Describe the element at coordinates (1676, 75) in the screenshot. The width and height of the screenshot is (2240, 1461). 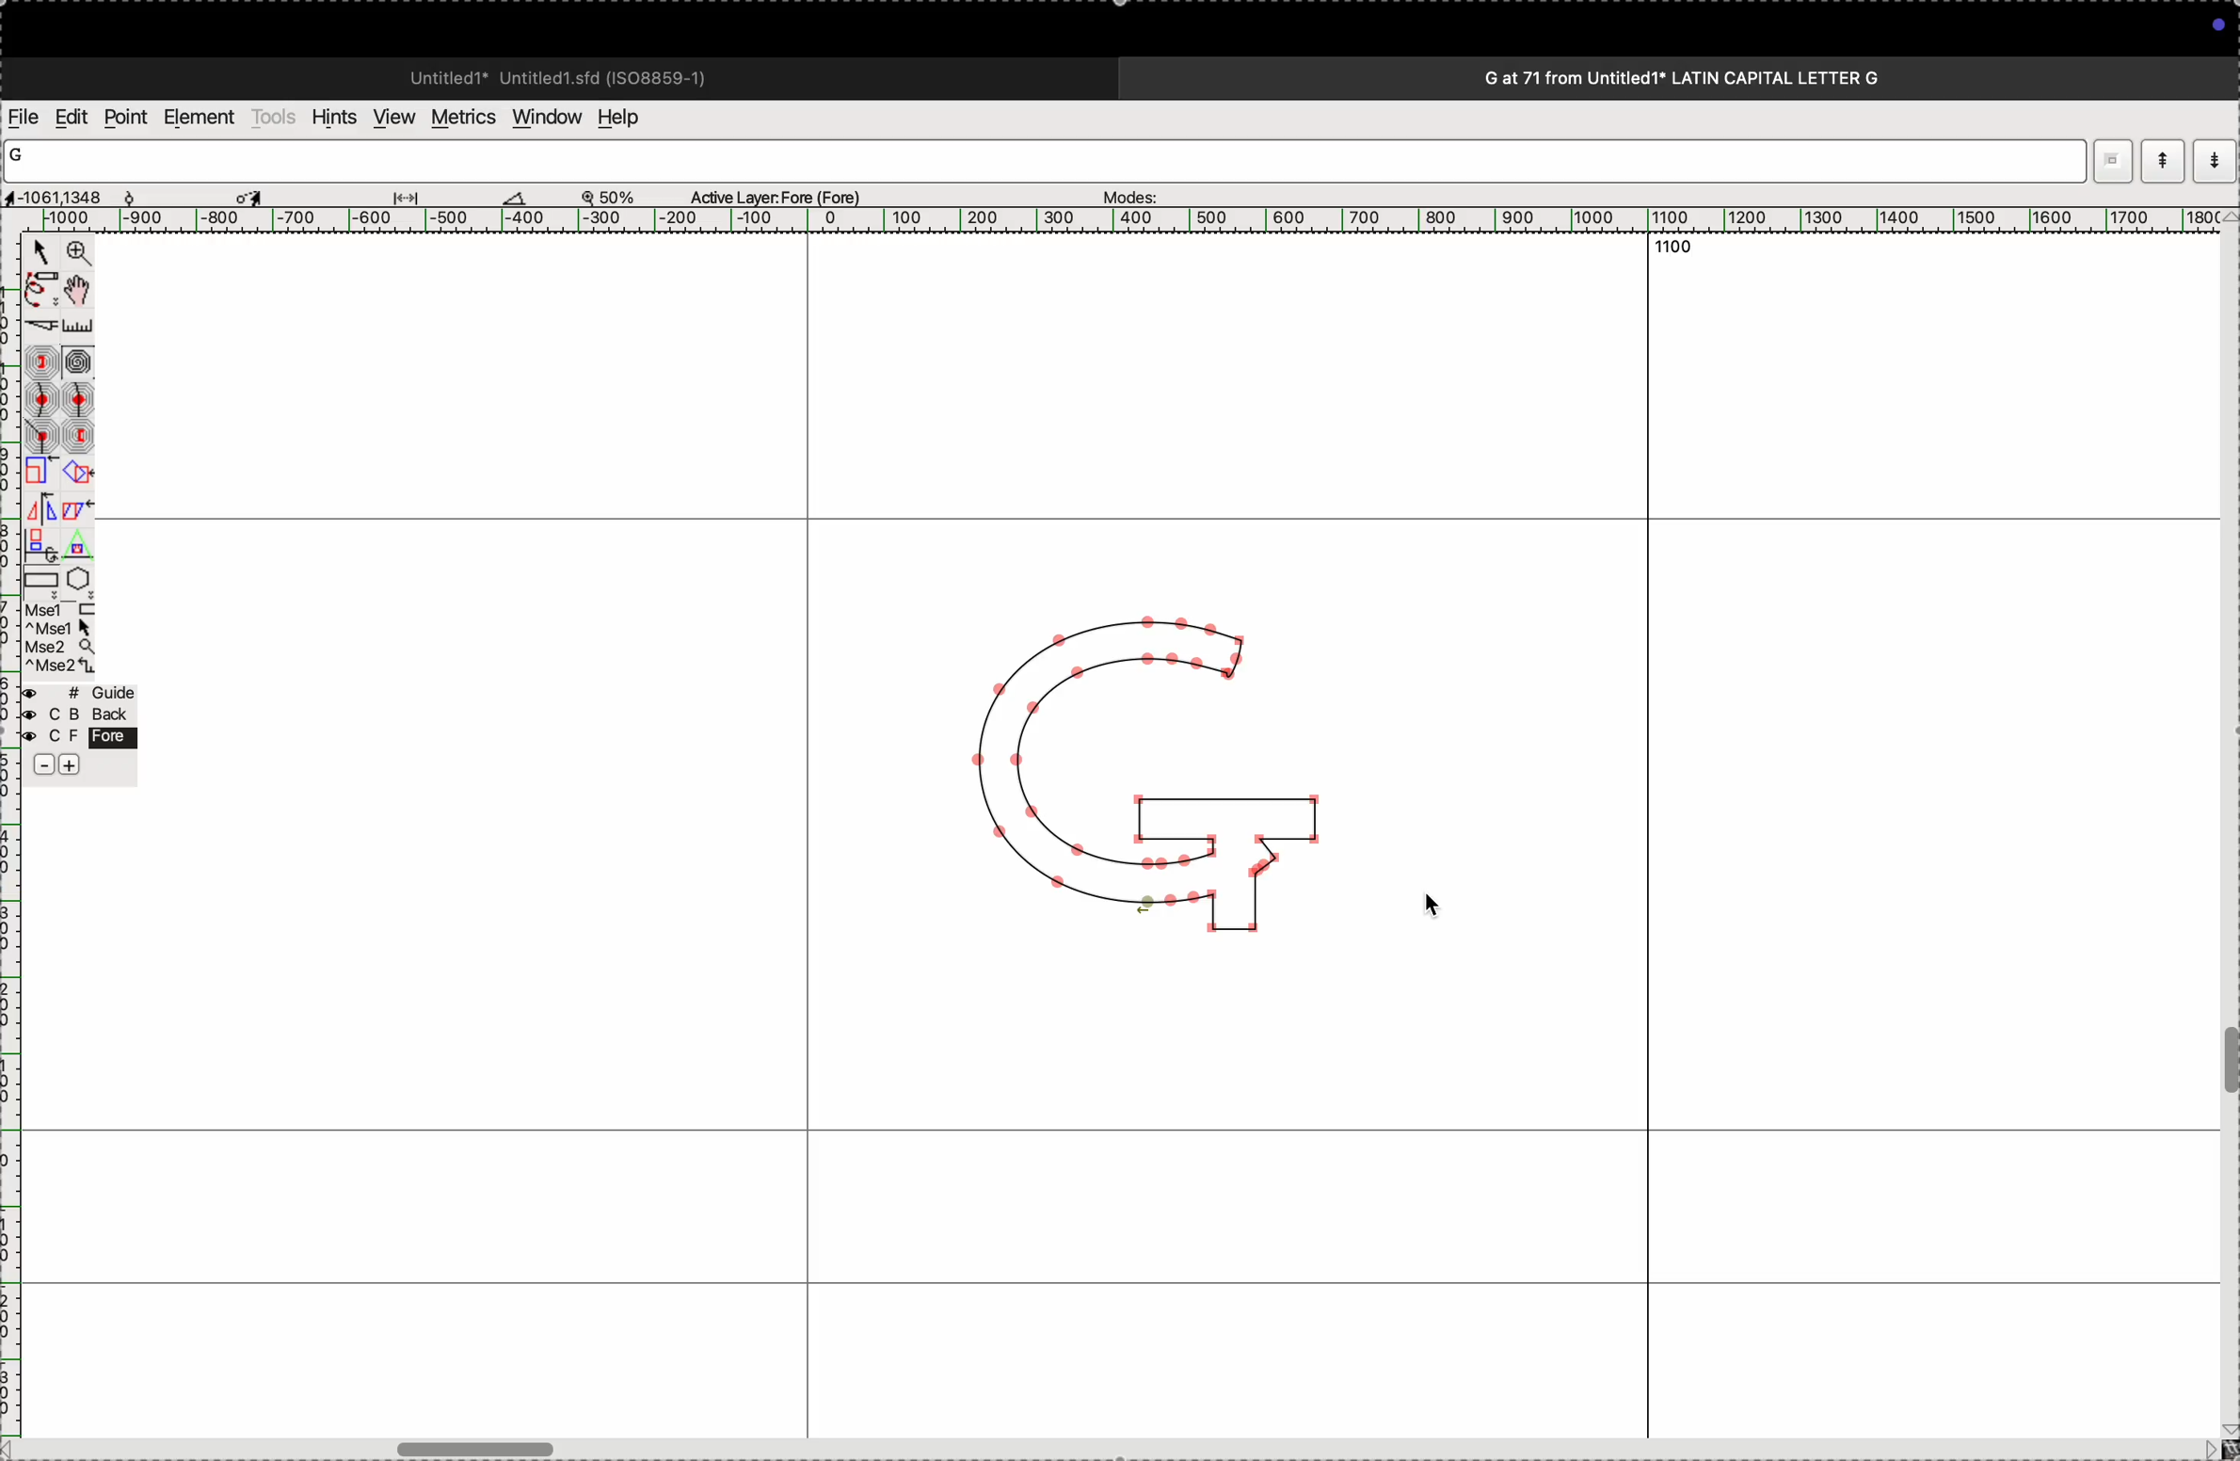
I see `G at 71 from Untitled1* LATIN CAPITAL LETTER G` at that location.